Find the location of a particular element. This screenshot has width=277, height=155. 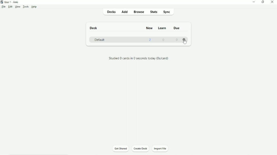

0 is located at coordinates (164, 40).